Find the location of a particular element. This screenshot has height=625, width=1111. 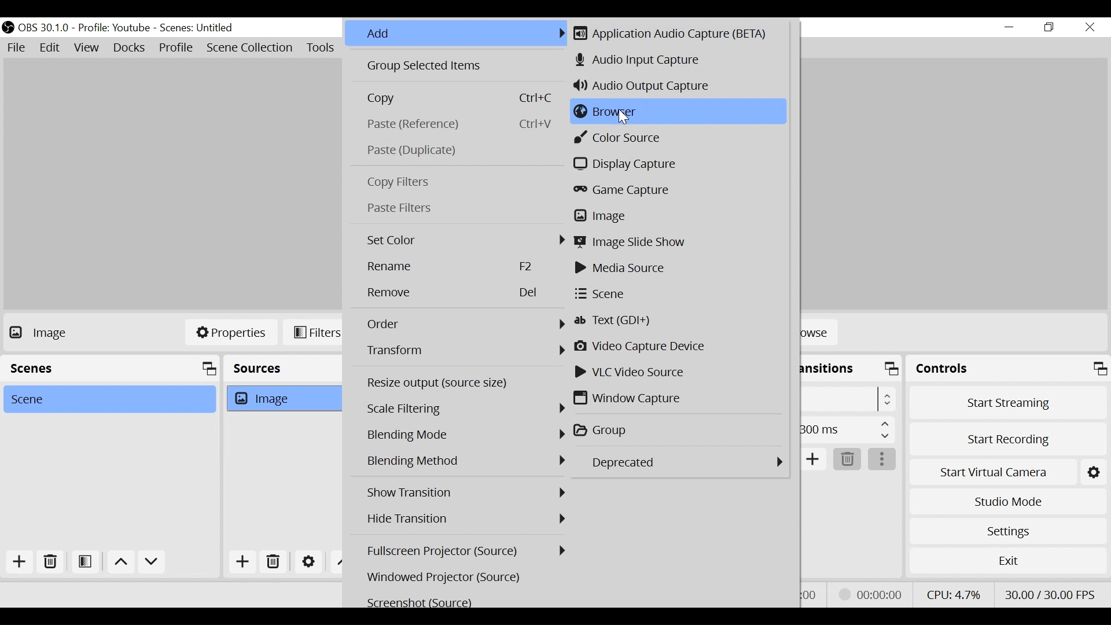

Screenshot (Source) is located at coordinates (468, 600).